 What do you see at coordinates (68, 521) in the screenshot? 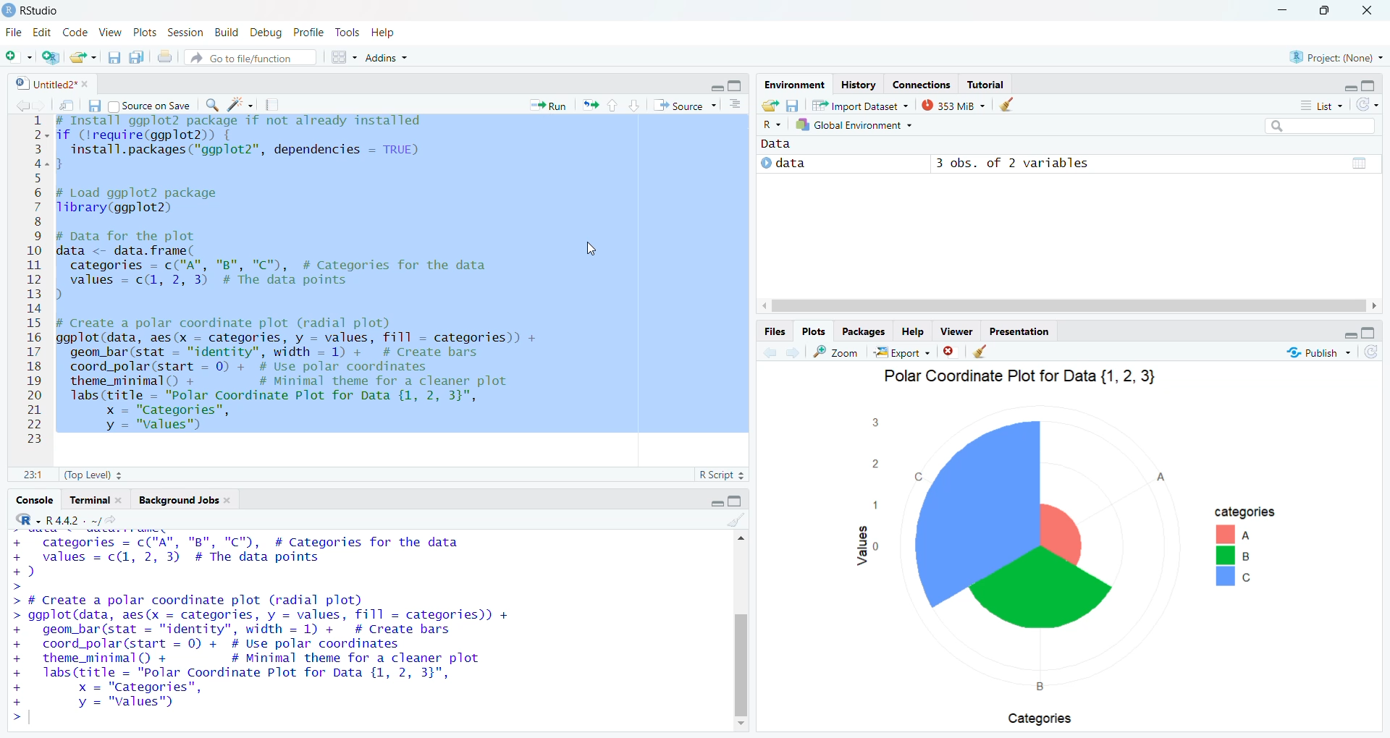
I see `‘R-R442. ~/` at bounding box center [68, 521].